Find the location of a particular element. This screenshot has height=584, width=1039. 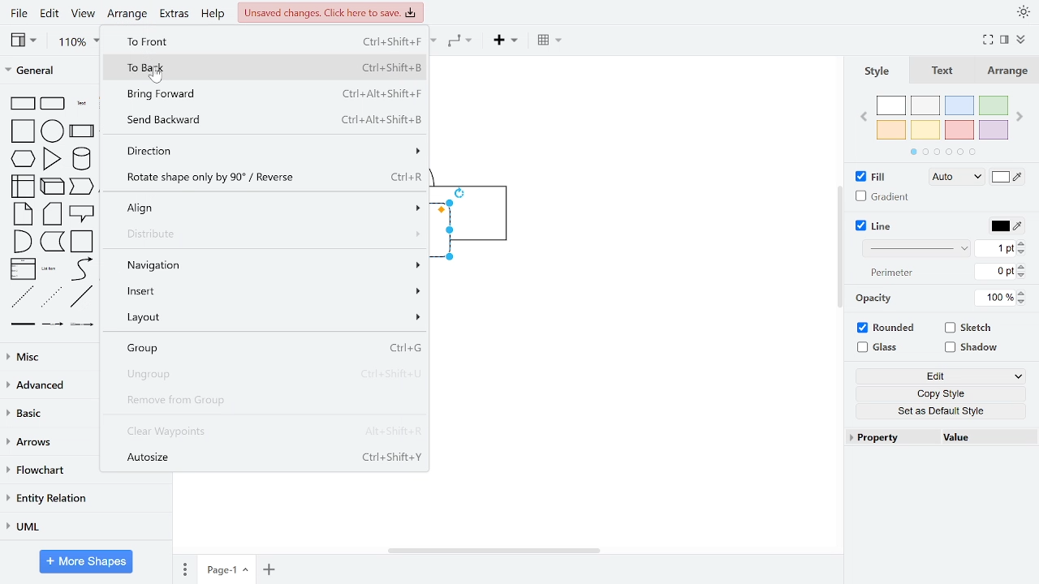

property is located at coordinates (890, 437).